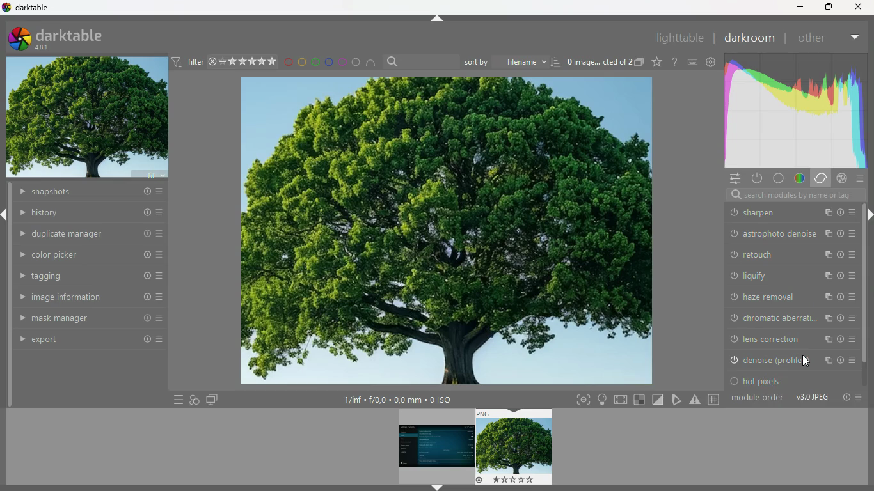 The width and height of the screenshot is (874, 491). What do you see at coordinates (89, 214) in the screenshot?
I see `history` at bounding box center [89, 214].